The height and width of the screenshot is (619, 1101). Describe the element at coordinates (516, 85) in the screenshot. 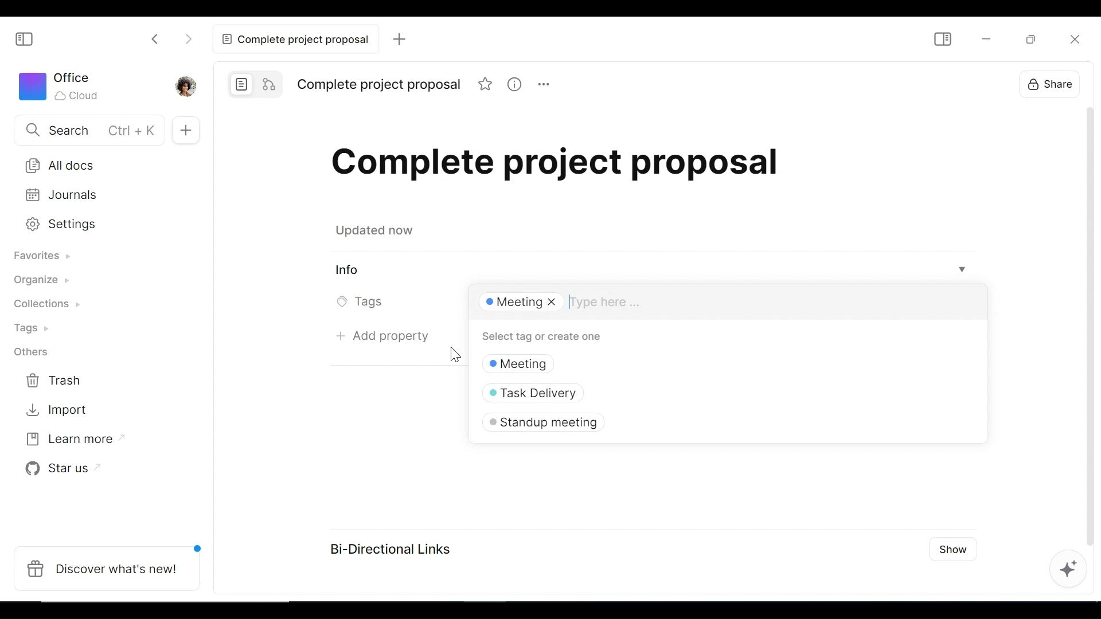

I see `information` at that location.